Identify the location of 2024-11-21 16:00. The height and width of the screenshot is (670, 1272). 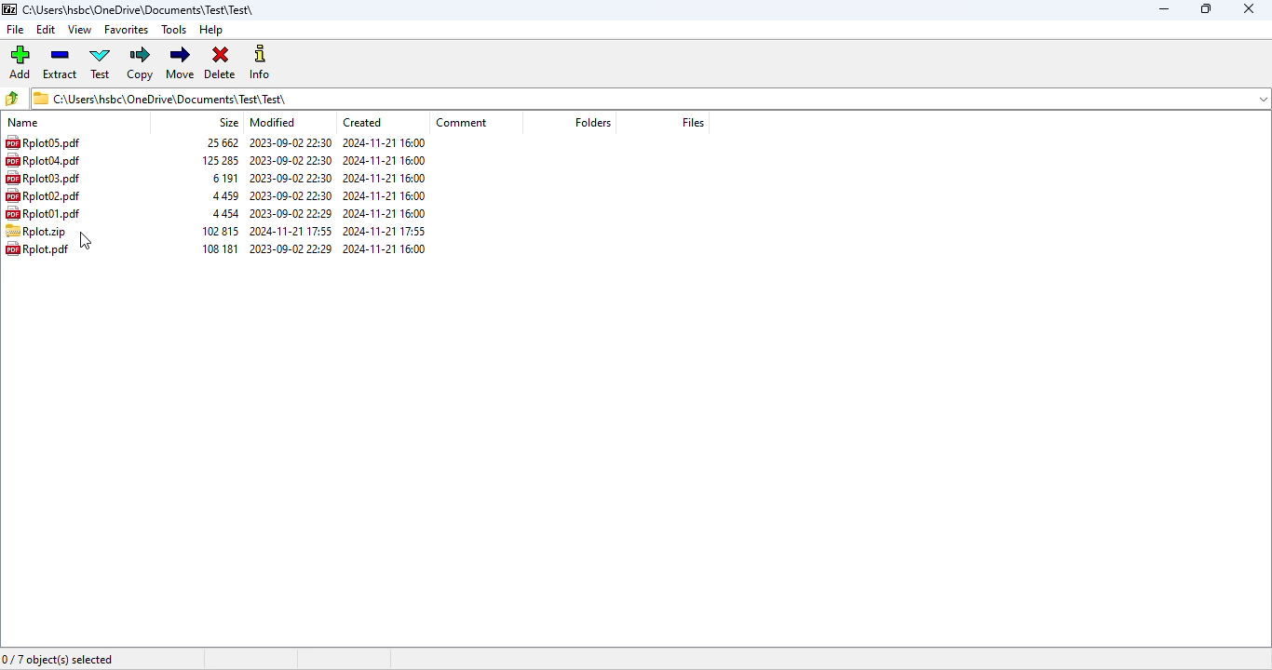
(386, 250).